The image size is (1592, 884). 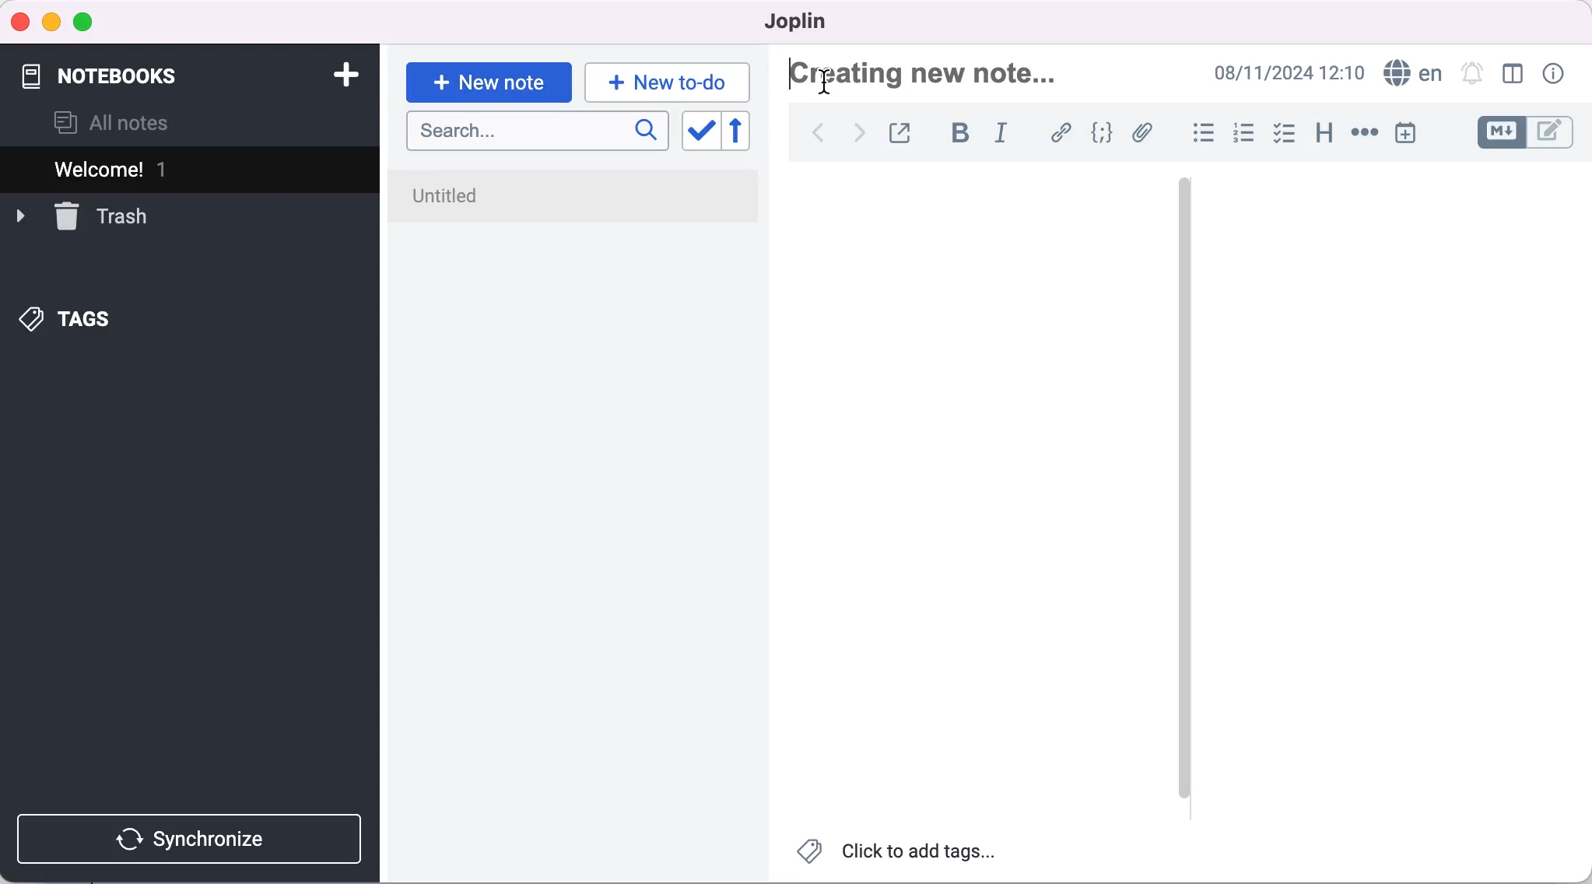 I want to click on close, so click(x=20, y=20).